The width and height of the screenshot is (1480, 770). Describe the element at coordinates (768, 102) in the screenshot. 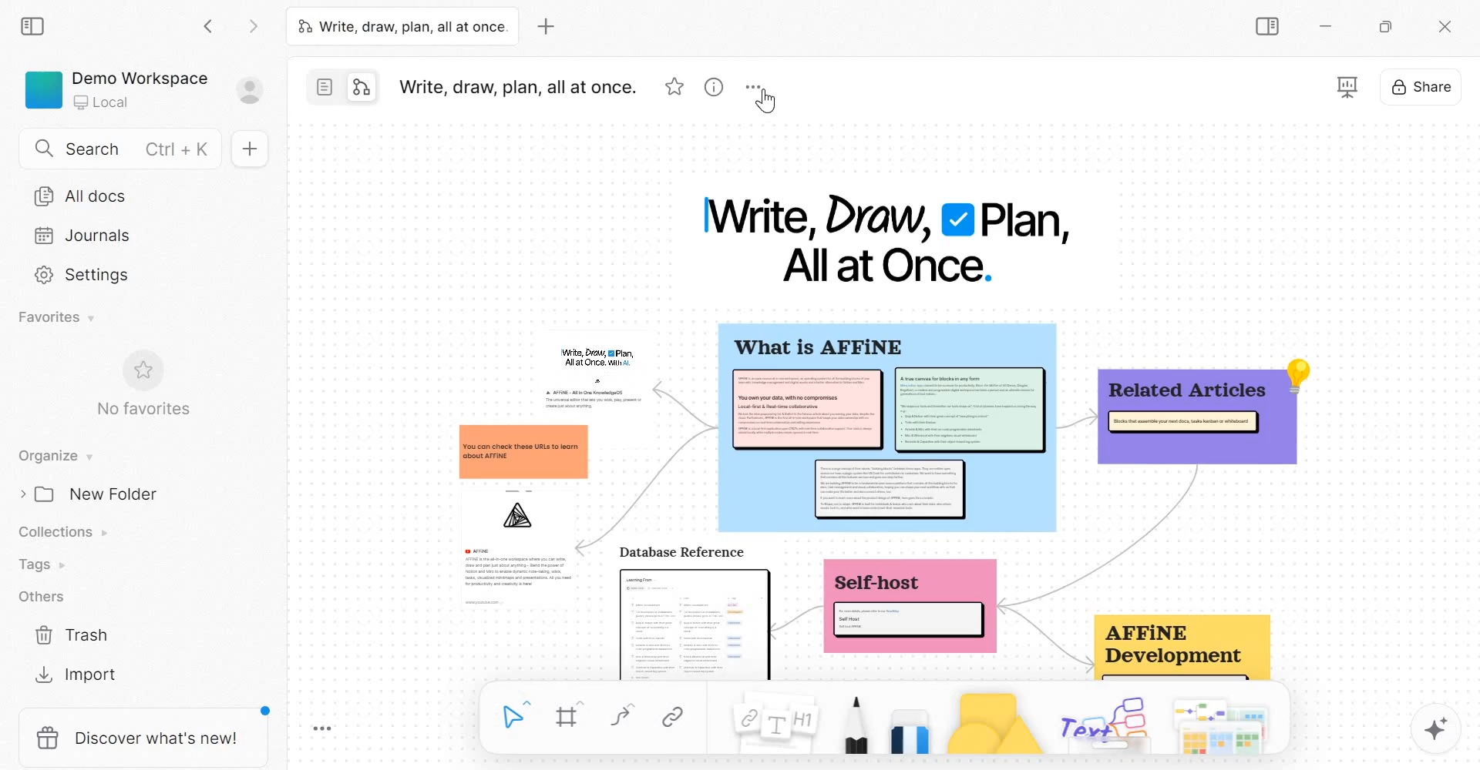

I see `cursor` at that location.